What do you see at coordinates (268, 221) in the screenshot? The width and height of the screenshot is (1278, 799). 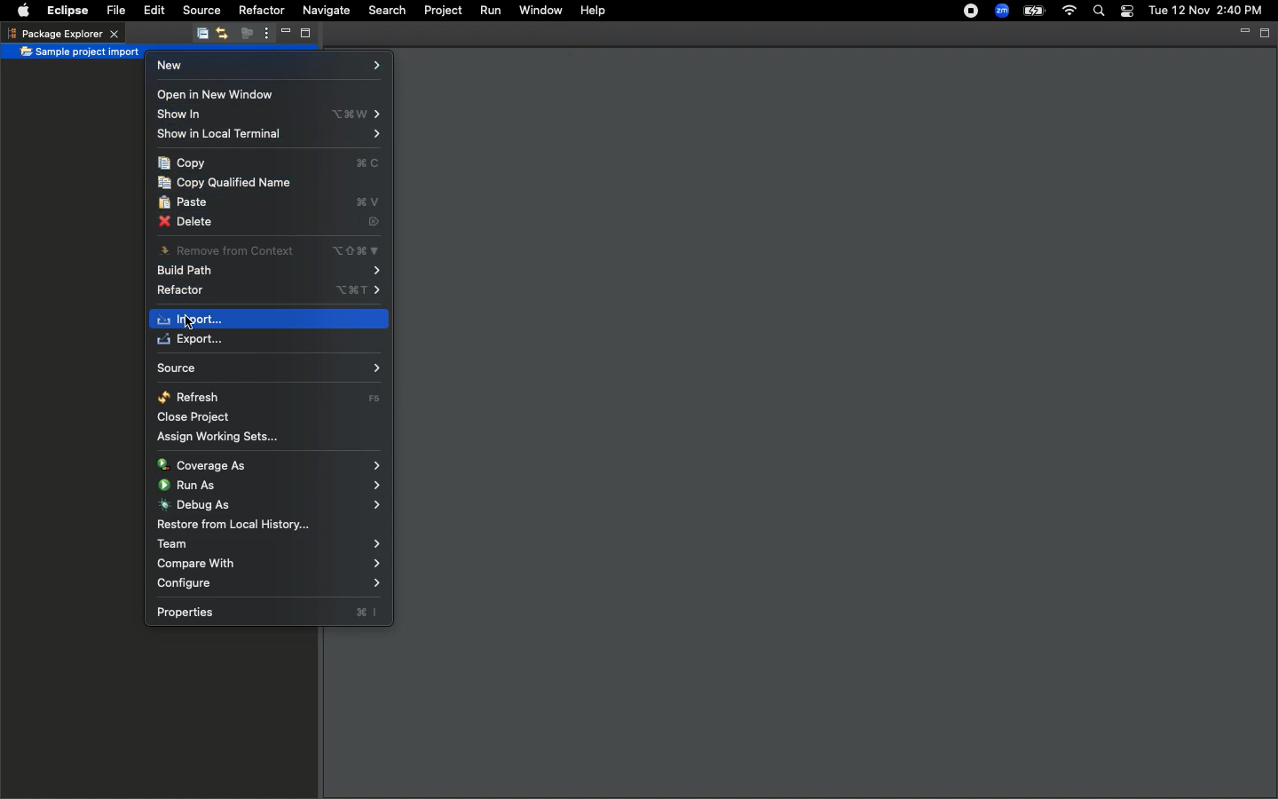 I see `Delete` at bounding box center [268, 221].